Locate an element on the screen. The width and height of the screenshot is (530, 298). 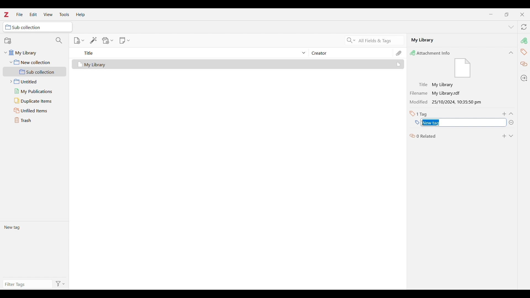
tag is located at coordinates (524, 52).